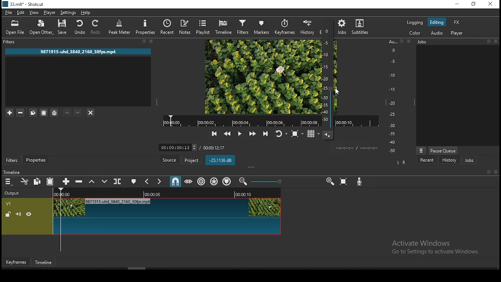 Image resolution: width=501 pixels, height=282 pixels. What do you see at coordinates (105, 182) in the screenshot?
I see `overwrite` at bounding box center [105, 182].